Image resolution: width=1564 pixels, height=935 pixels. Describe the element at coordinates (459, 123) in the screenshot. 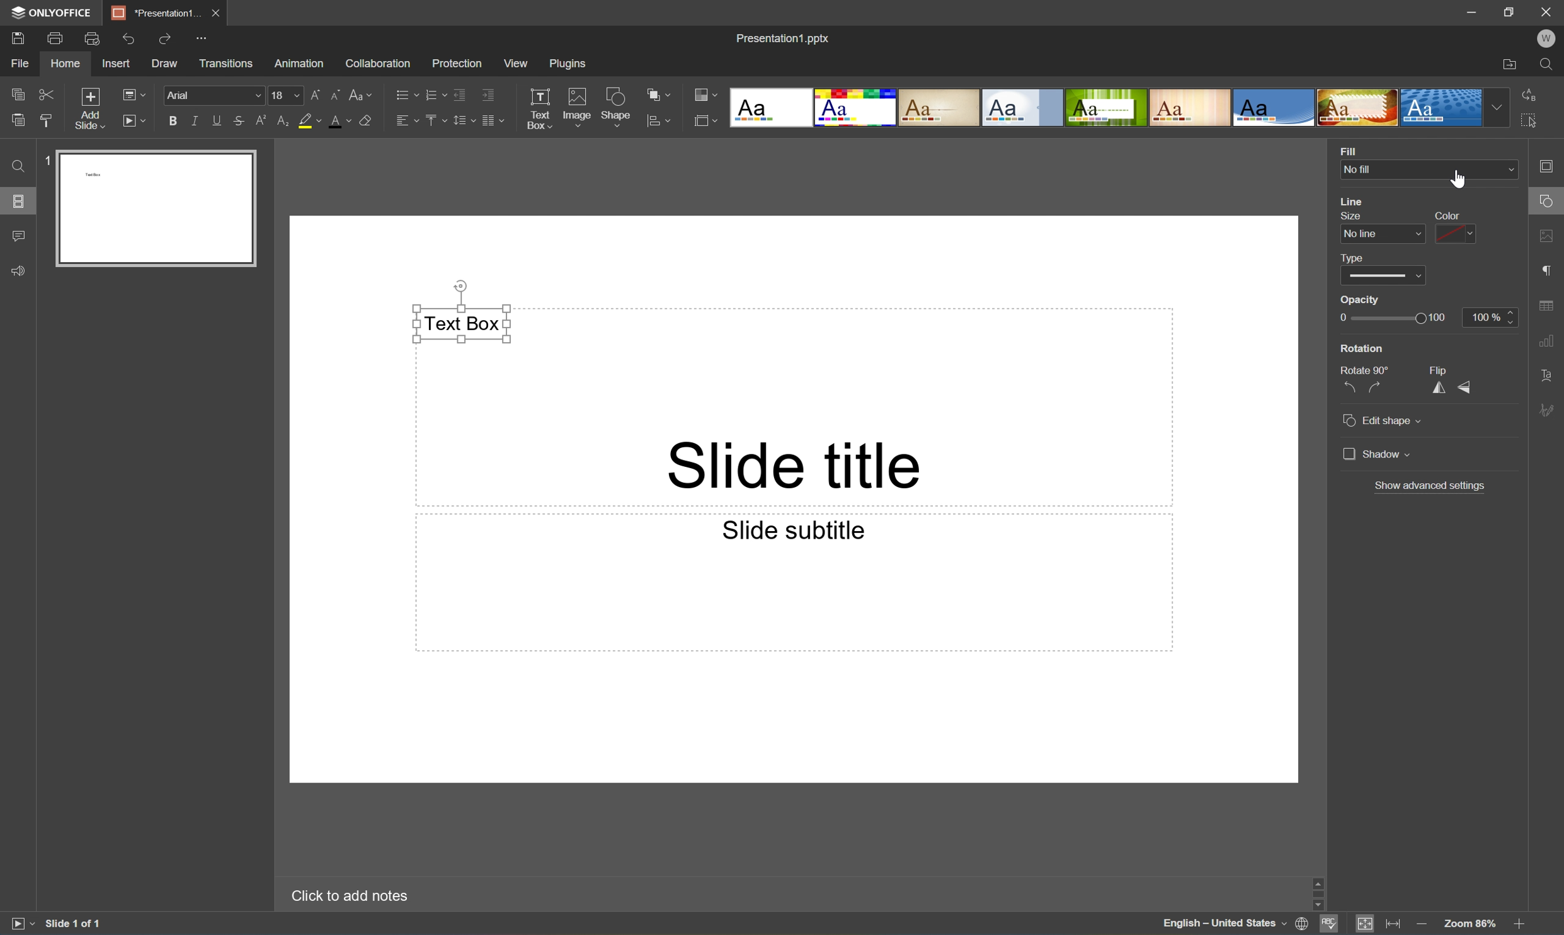

I see `Line spacing` at that location.